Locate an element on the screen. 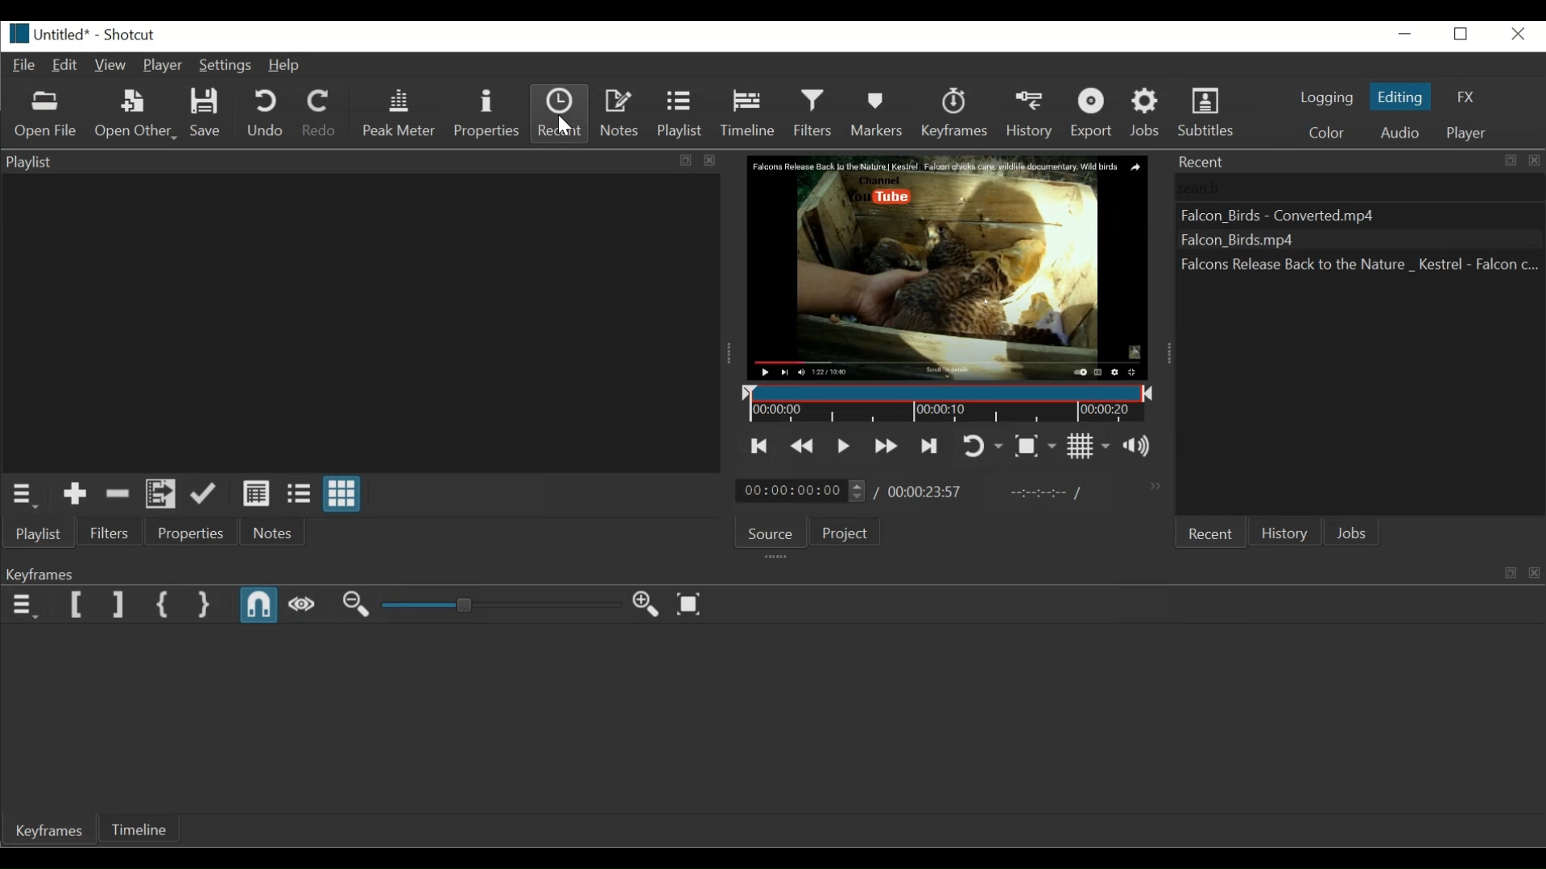 Image resolution: width=1546 pixels, height=869 pixels. Editing is located at coordinates (1399, 98).